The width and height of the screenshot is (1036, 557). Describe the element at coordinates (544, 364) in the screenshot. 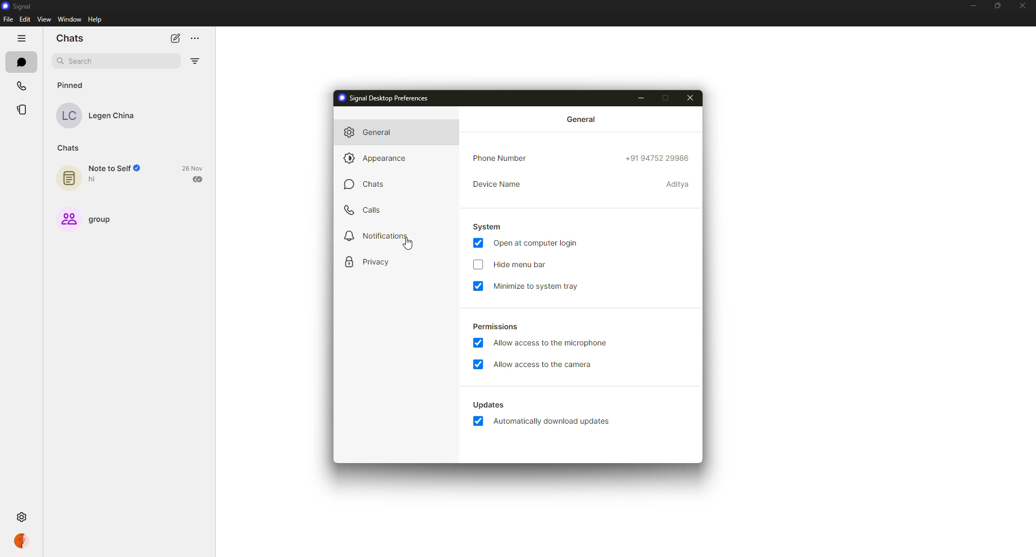

I see `allow access to camera` at that location.